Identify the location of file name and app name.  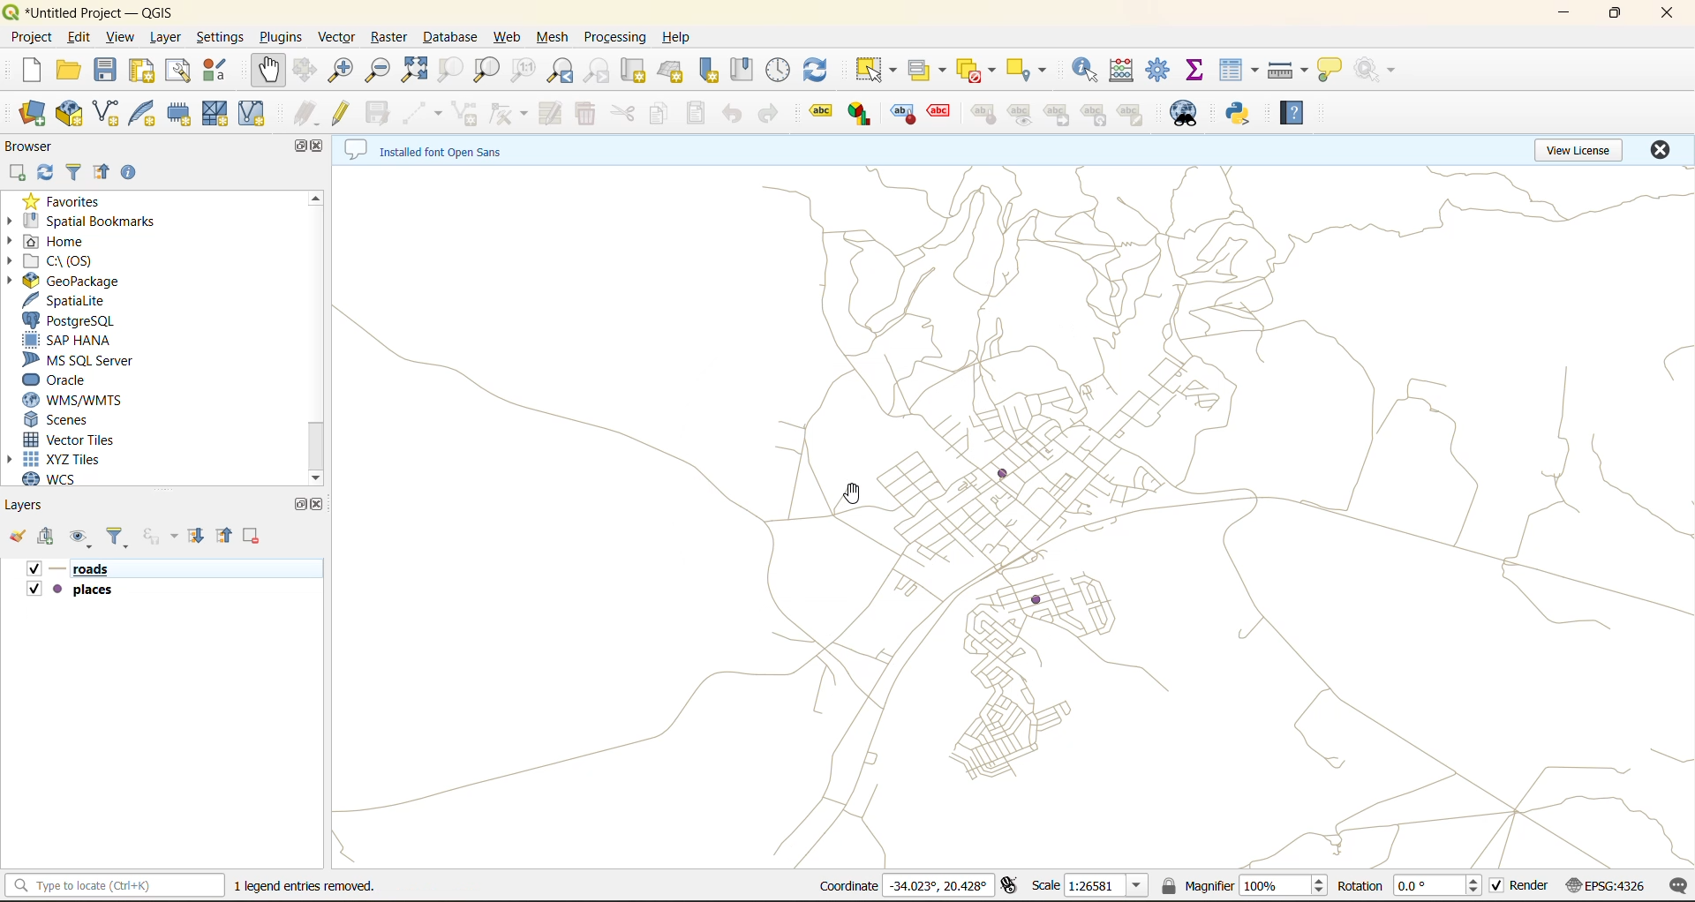
(90, 13).